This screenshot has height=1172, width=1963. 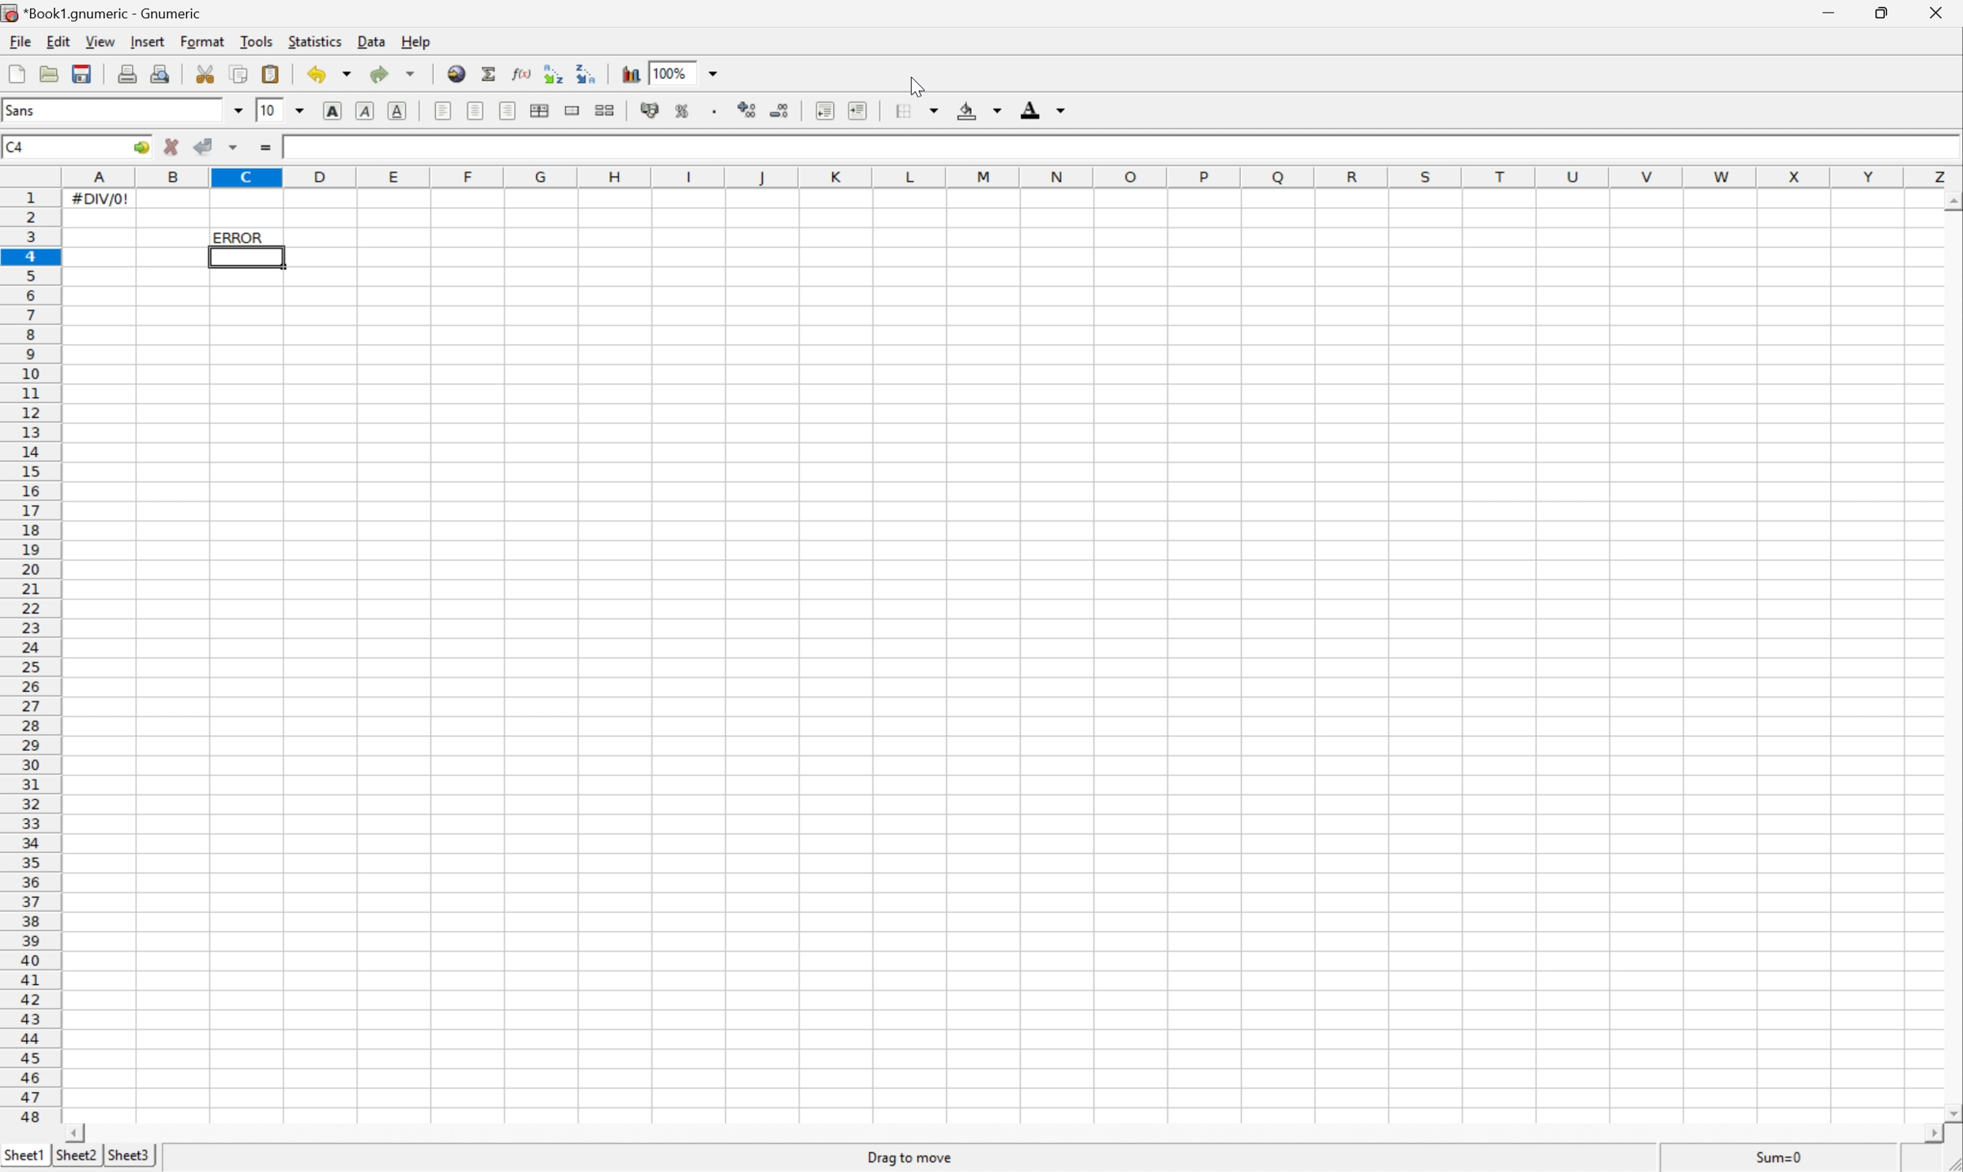 What do you see at coordinates (672, 72) in the screenshot?
I see `100%` at bounding box center [672, 72].